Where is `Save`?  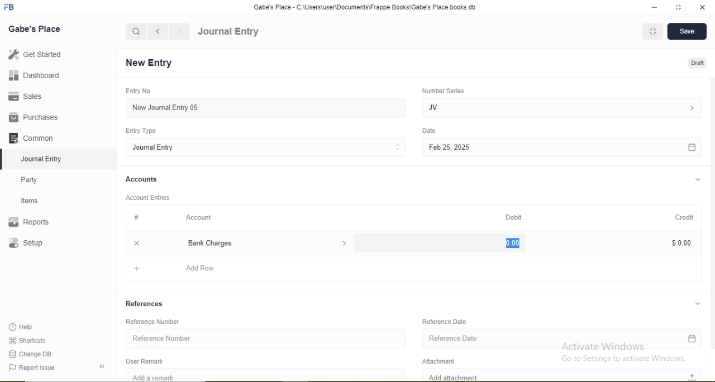
Save is located at coordinates (686, 32).